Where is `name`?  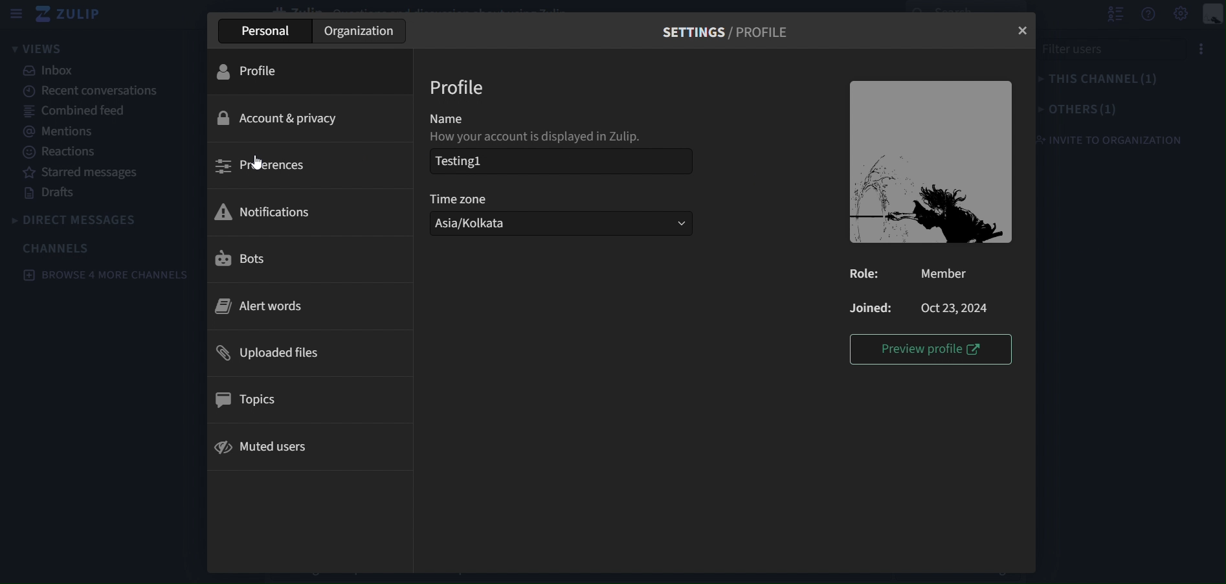
name is located at coordinates (467, 121).